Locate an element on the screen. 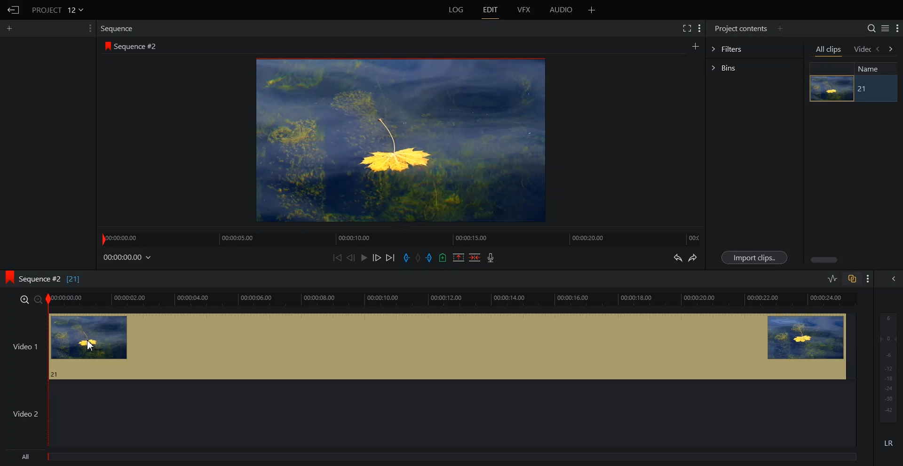  VFX is located at coordinates (525, 10).